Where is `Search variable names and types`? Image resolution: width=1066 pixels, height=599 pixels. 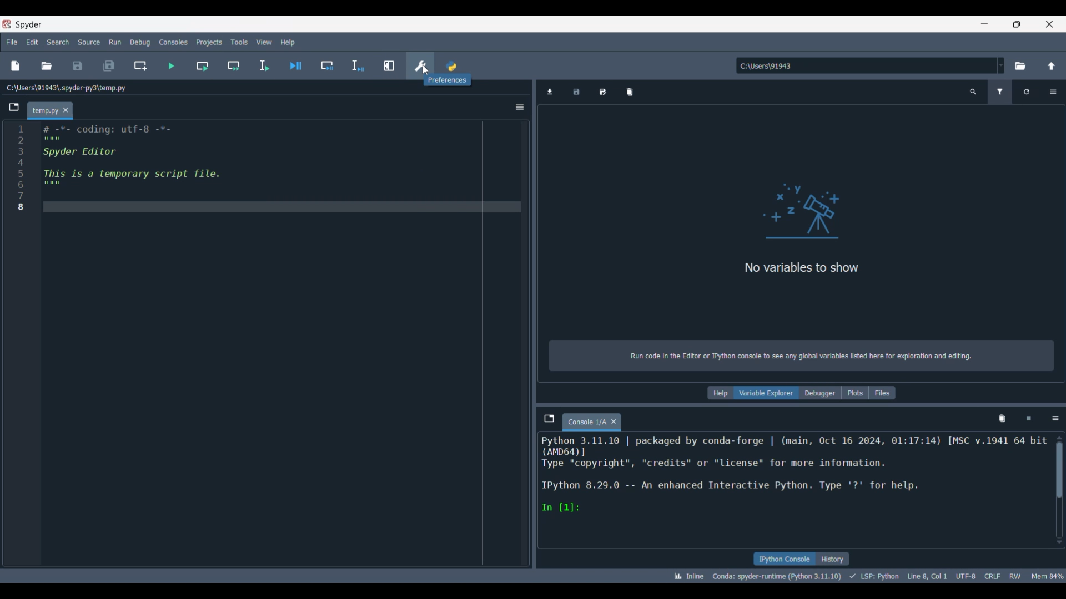
Search variable names and types is located at coordinates (973, 92).